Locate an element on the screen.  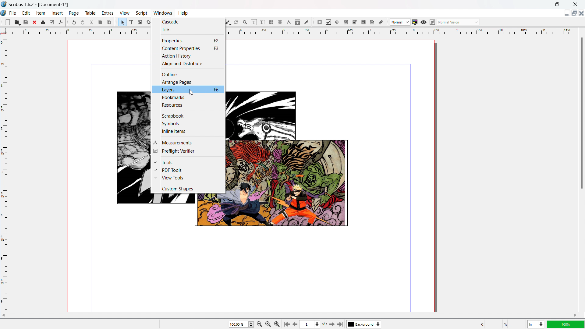
table is located at coordinates (90, 13).